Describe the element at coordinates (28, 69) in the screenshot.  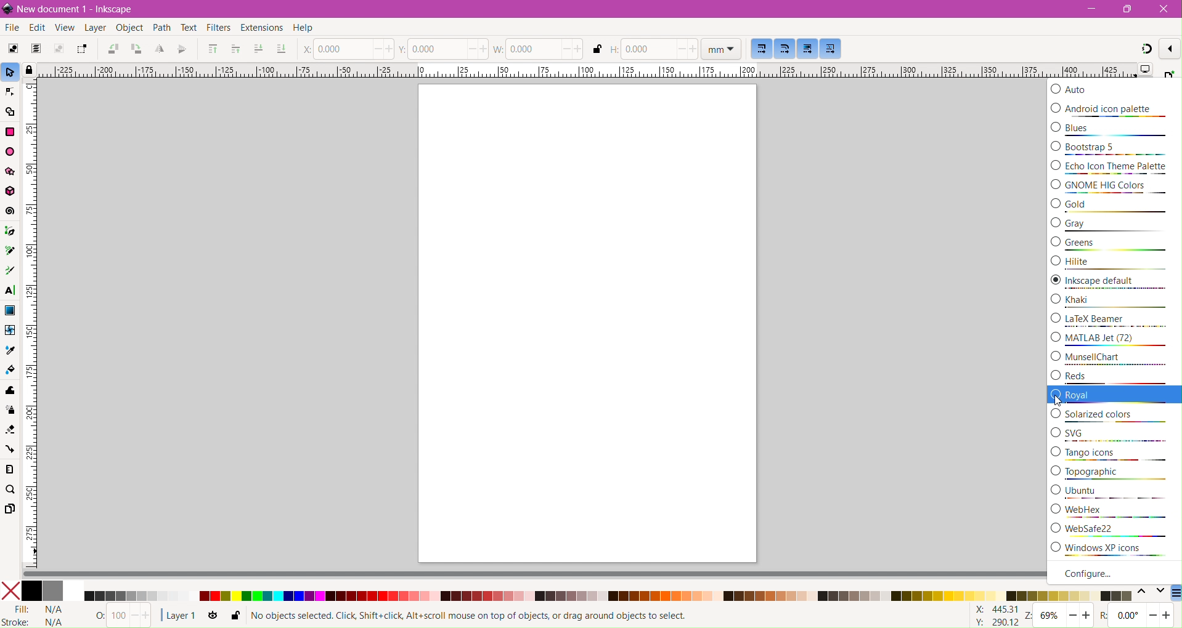
I see `Toggle lock of all guides in the document` at that location.